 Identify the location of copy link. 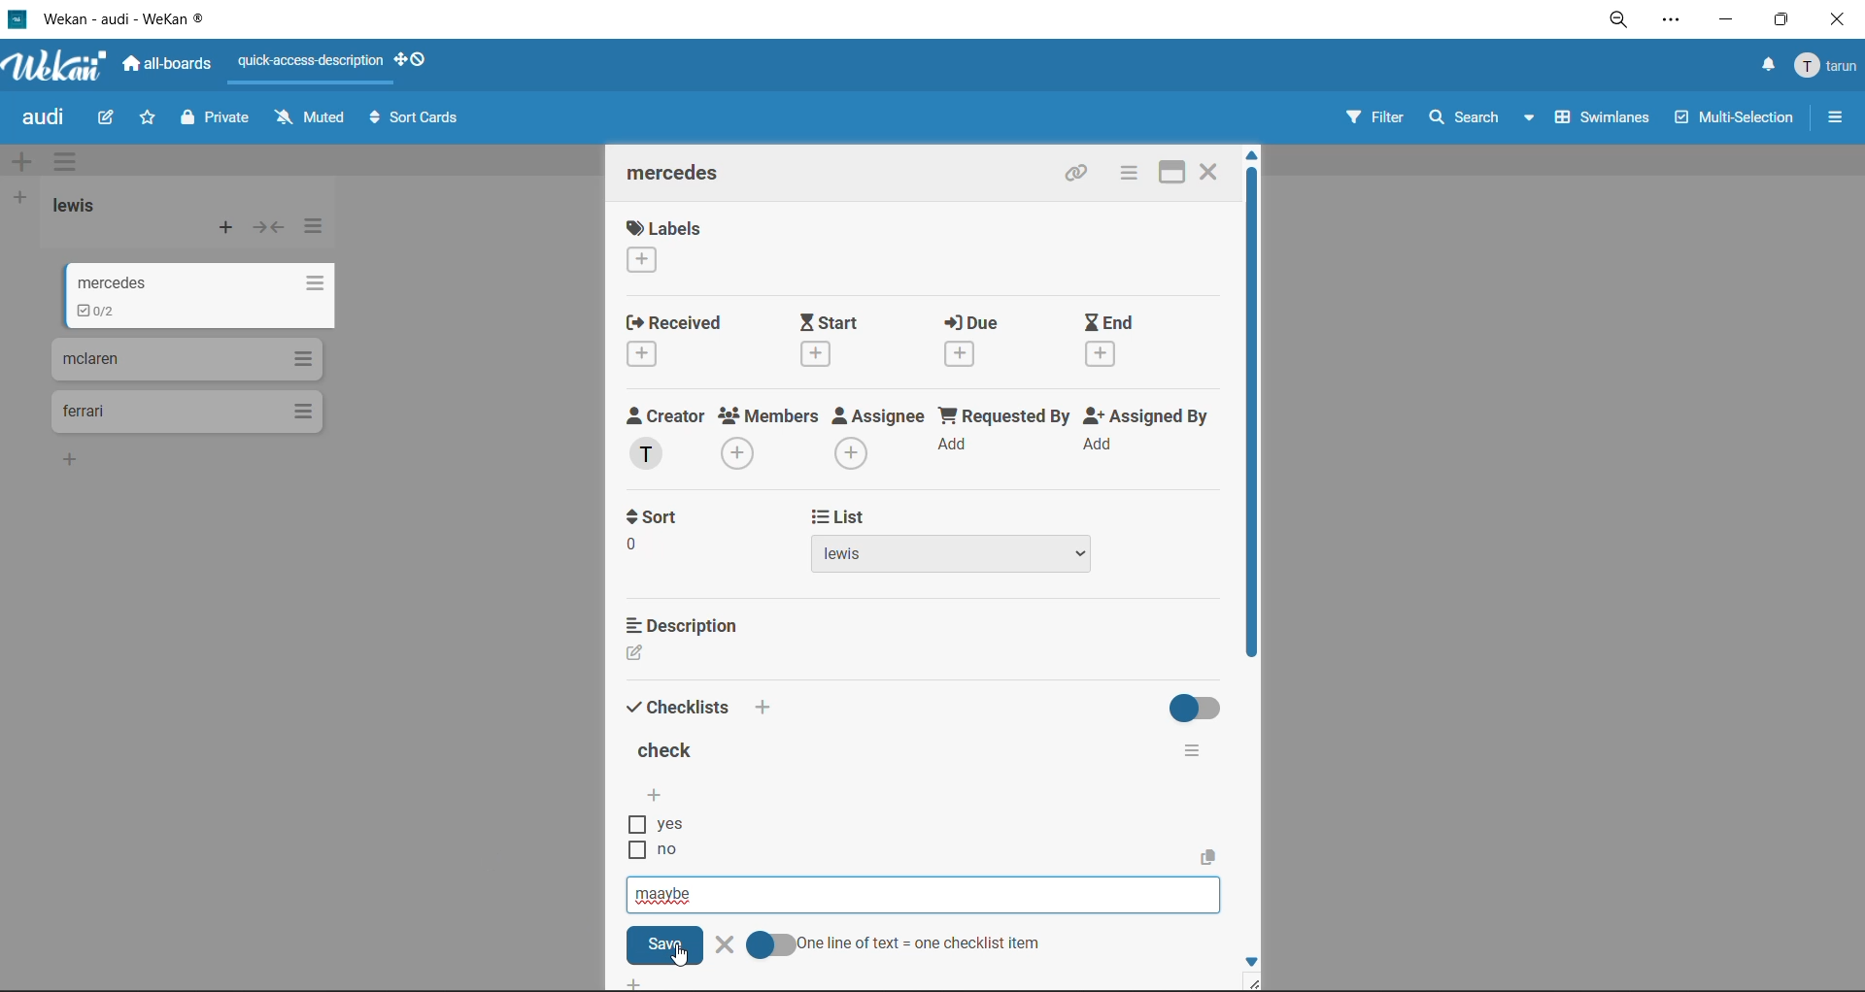
(1072, 176).